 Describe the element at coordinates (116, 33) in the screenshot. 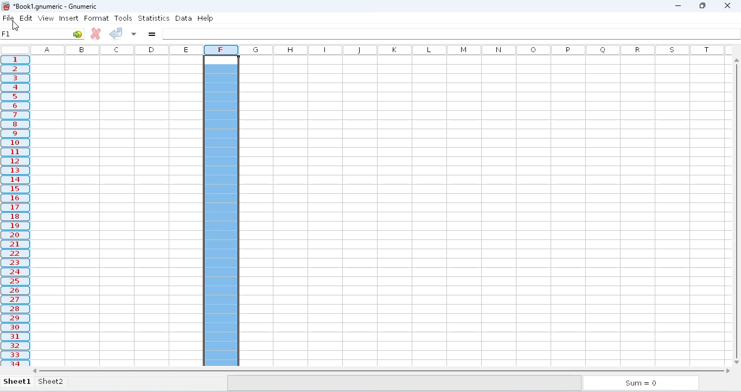

I see `accept change` at that location.